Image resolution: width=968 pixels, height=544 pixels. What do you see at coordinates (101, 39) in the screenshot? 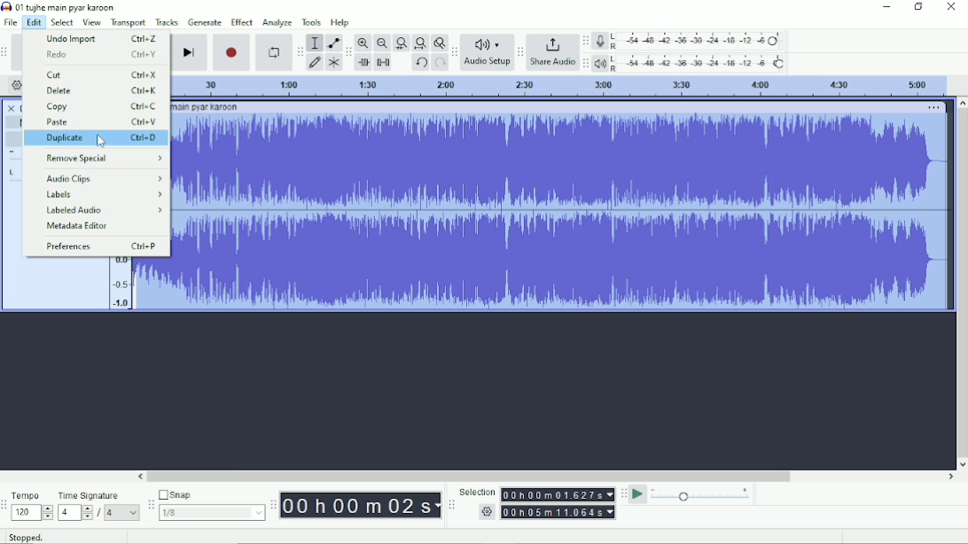
I see `Undo Import` at bounding box center [101, 39].